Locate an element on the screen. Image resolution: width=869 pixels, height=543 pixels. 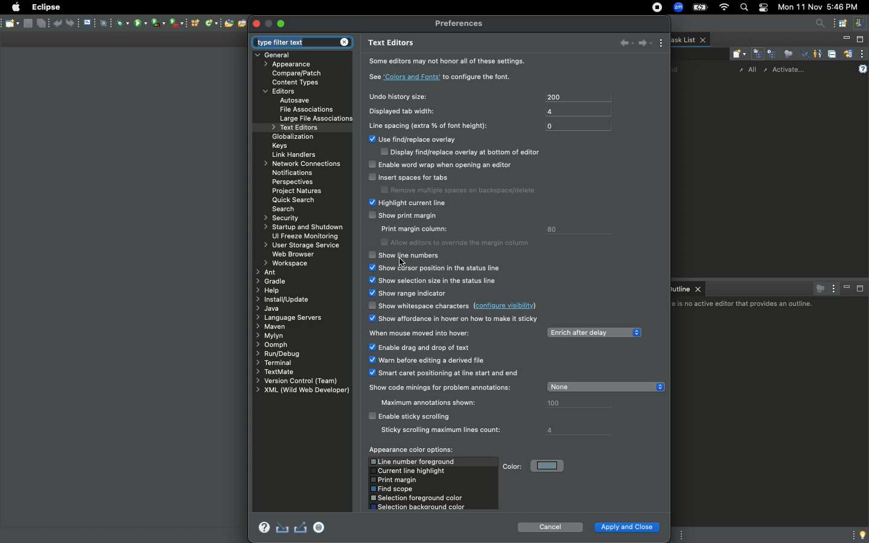
Apple logo is located at coordinates (16, 7).